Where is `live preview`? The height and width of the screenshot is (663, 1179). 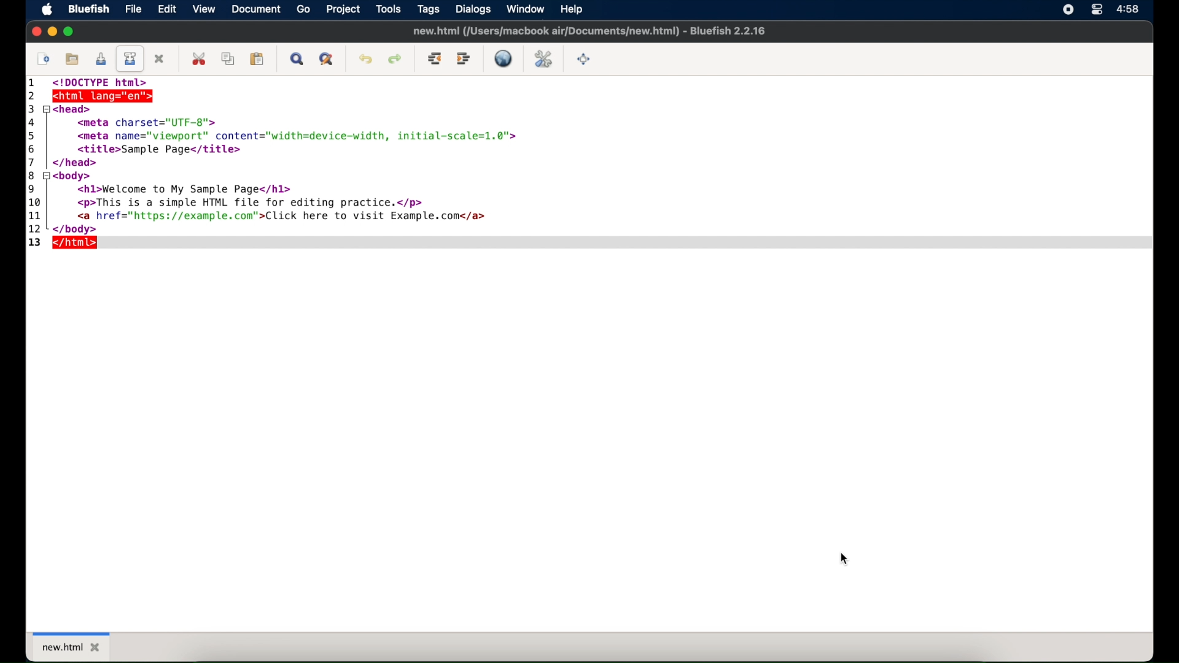
live preview is located at coordinates (503, 58).